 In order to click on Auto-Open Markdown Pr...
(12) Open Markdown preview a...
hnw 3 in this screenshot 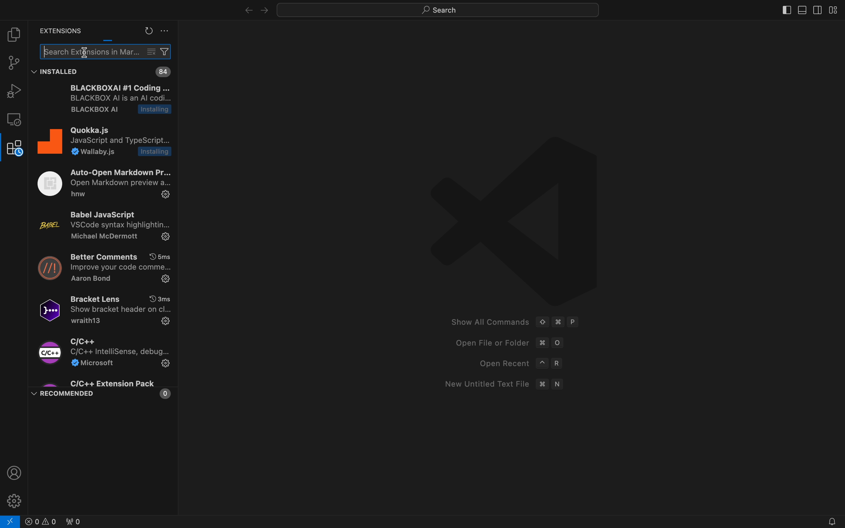, I will do `click(106, 187)`.